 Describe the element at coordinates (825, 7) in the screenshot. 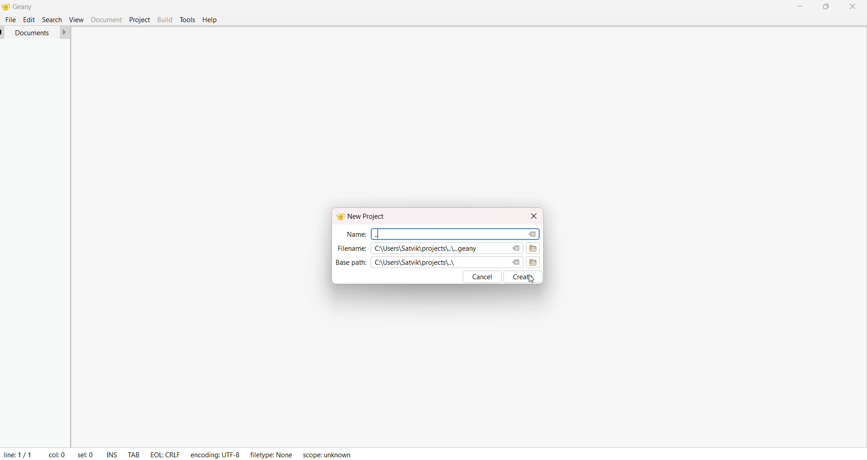

I see `maximize` at that location.